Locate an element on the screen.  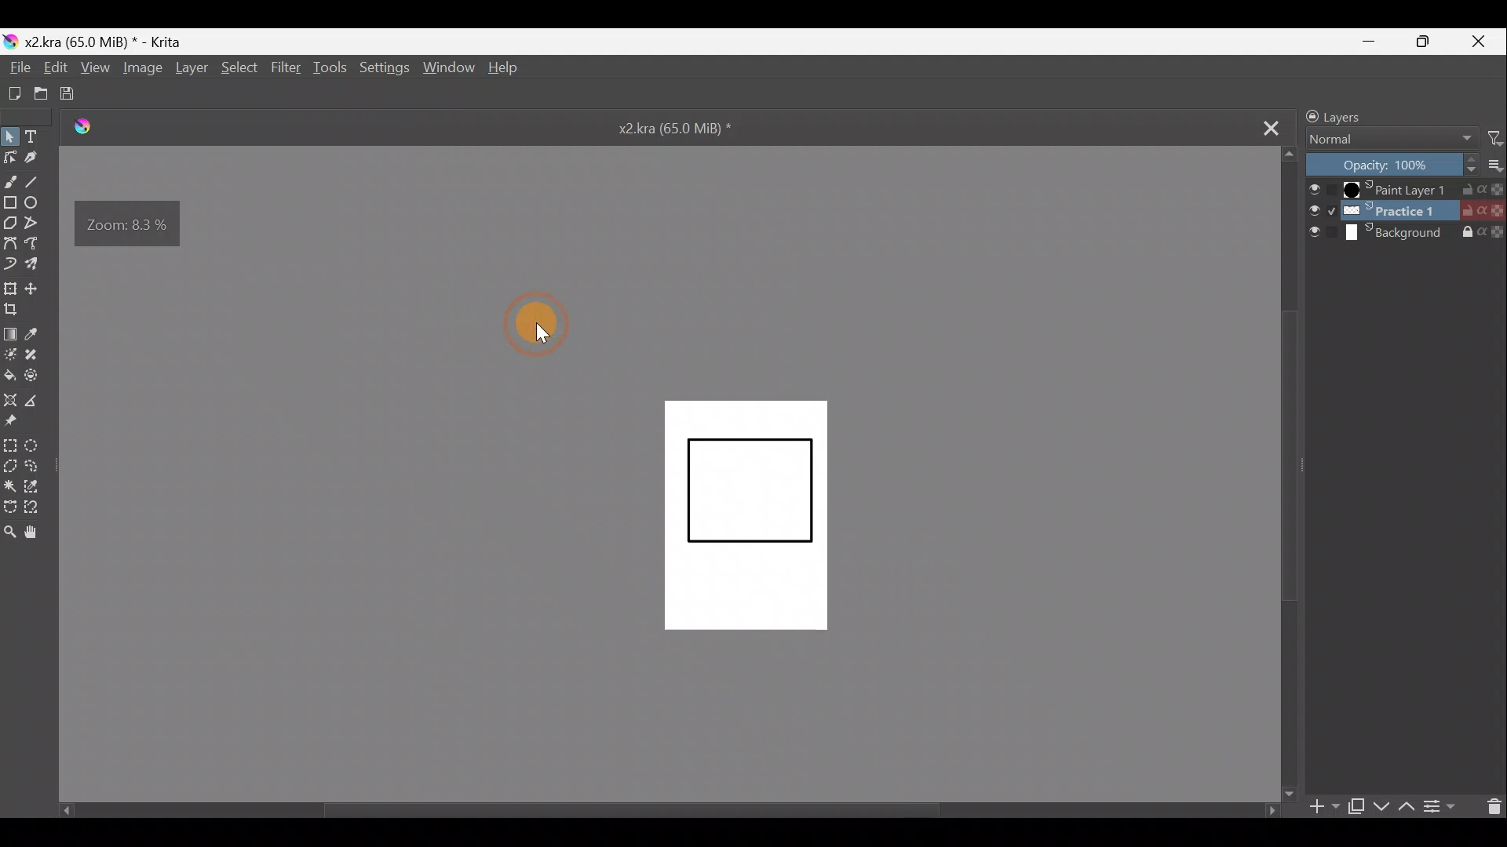
Zoom tool is located at coordinates (13, 533).